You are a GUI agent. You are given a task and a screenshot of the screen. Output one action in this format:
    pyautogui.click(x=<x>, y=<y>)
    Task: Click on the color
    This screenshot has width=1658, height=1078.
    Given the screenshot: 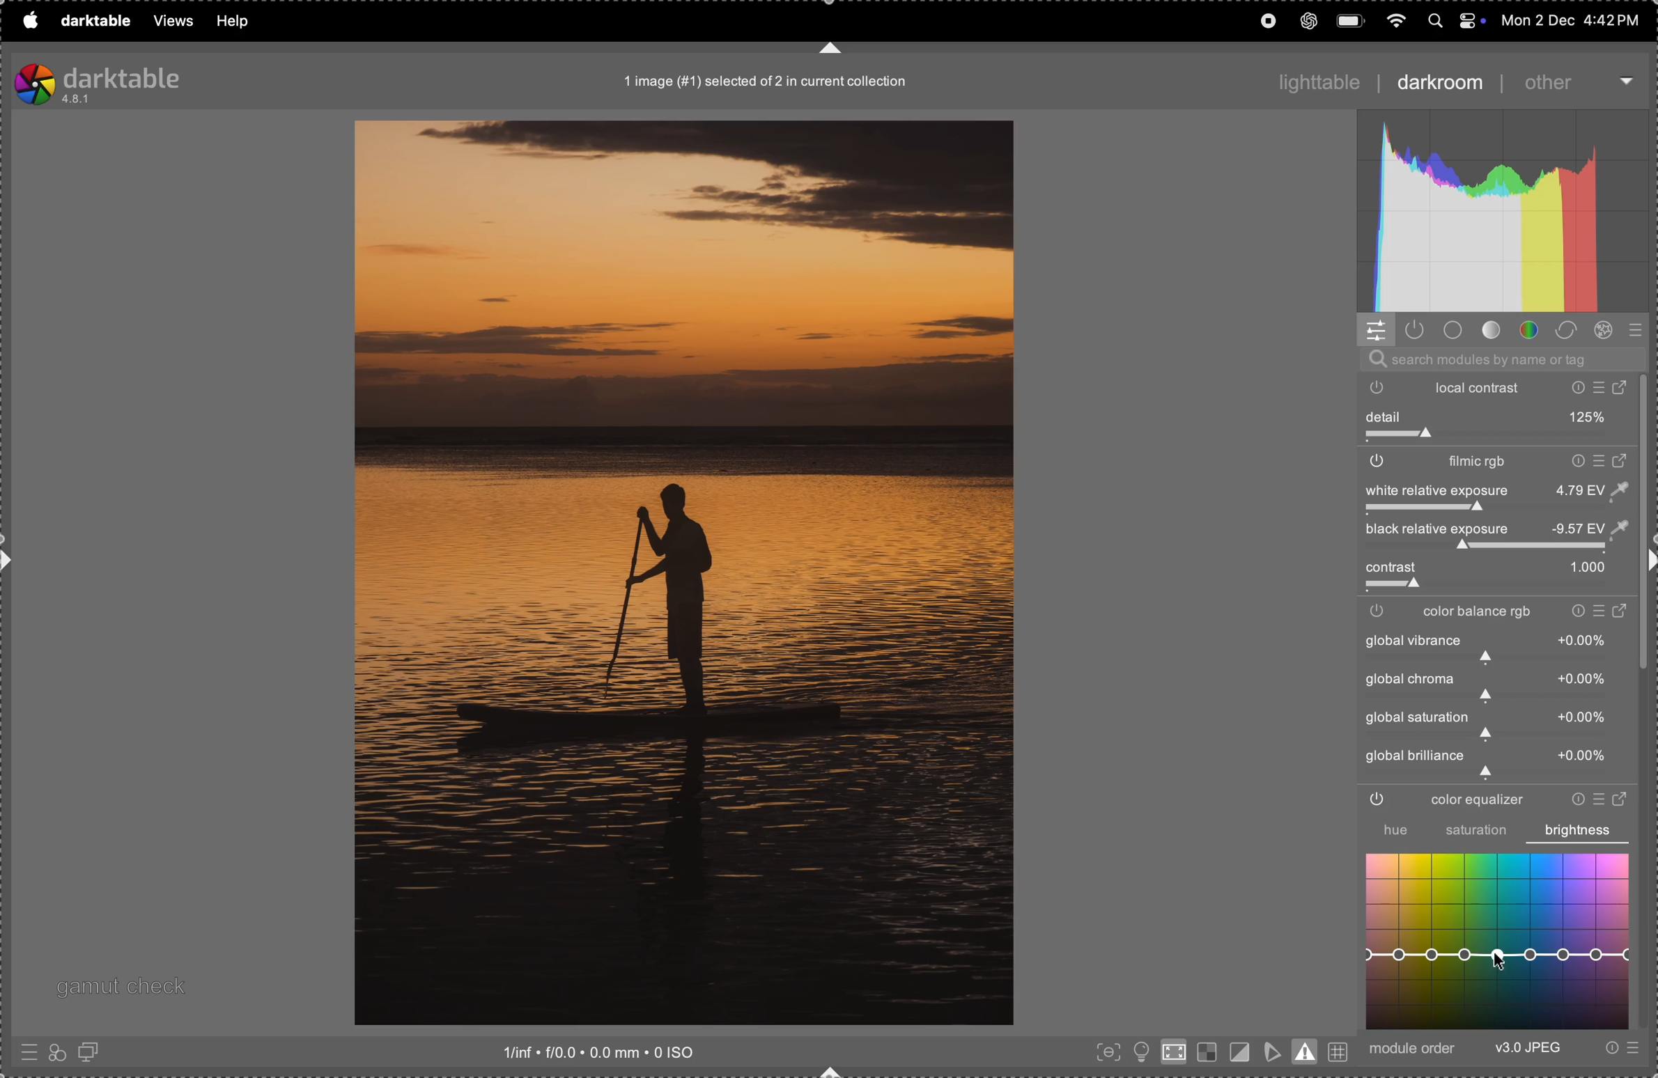 What is the action you would take?
    pyautogui.click(x=1530, y=331)
    